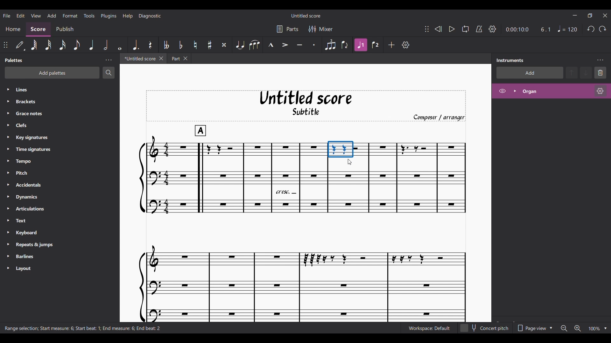  What do you see at coordinates (210, 45) in the screenshot?
I see `Toggle sharp` at bounding box center [210, 45].